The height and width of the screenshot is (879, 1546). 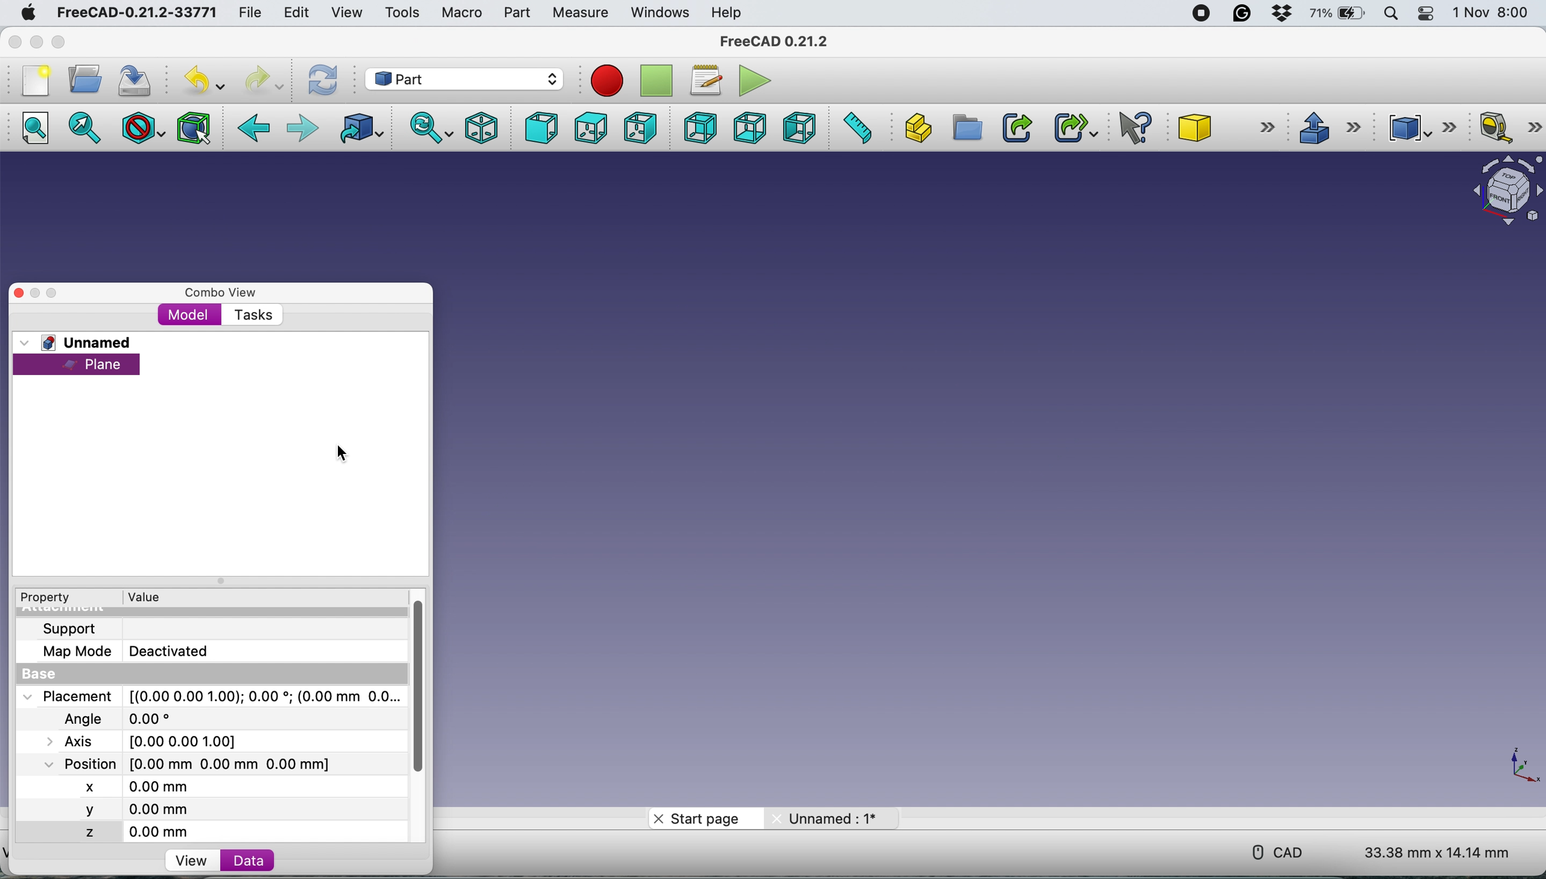 What do you see at coordinates (607, 82) in the screenshot?
I see `recording macros` at bounding box center [607, 82].